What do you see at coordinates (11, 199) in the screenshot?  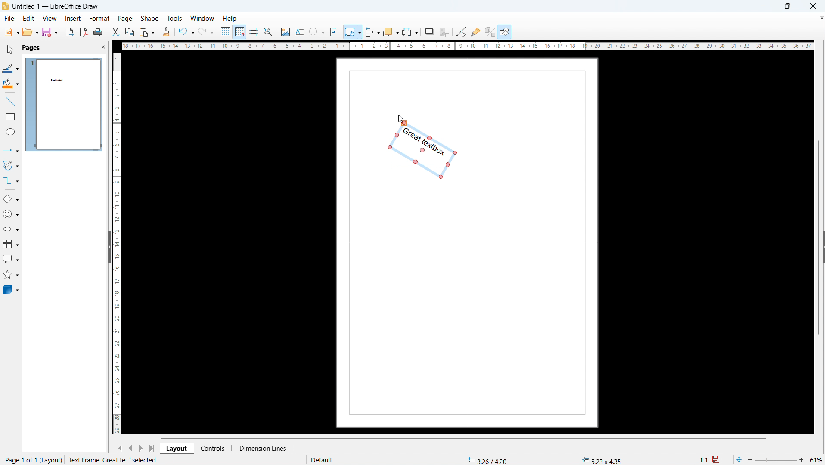 I see `basic shapes` at bounding box center [11, 199].